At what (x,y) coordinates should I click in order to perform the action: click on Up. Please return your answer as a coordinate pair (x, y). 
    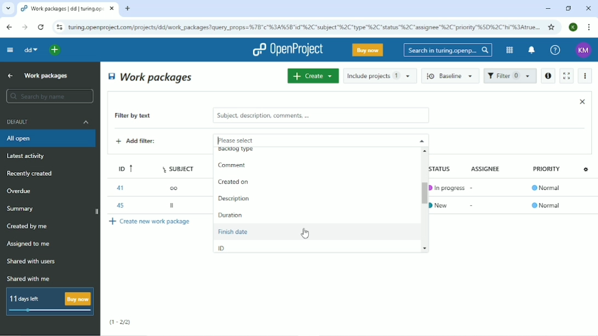
    Looking at the image, I should click on (9, 76).